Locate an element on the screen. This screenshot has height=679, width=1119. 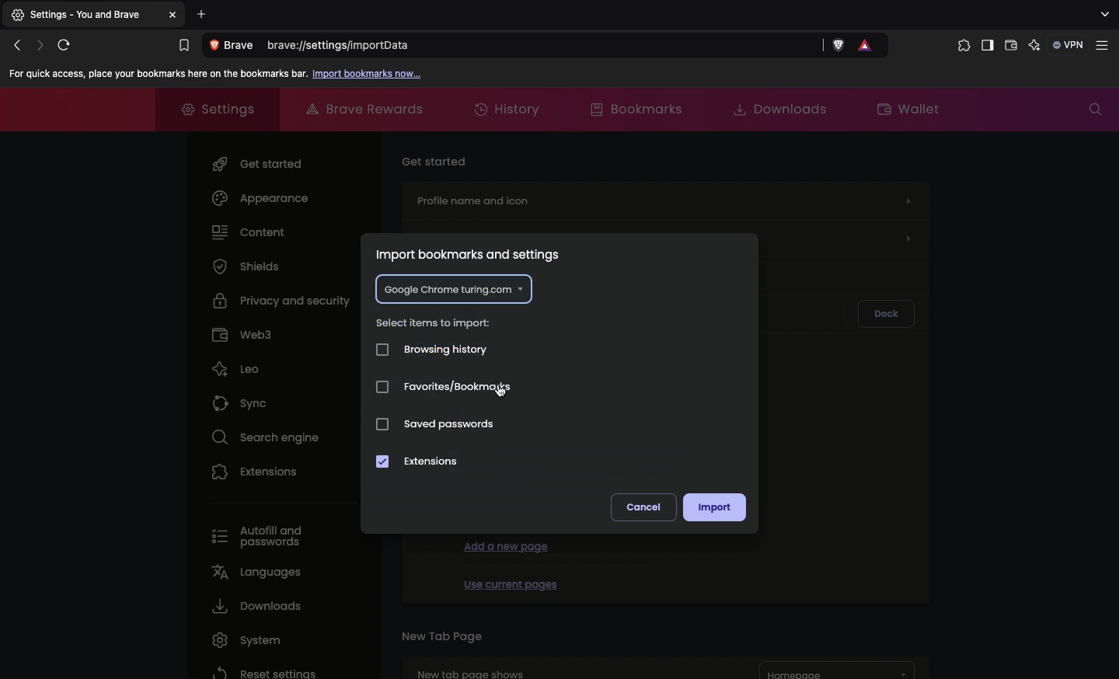
Select items to impact is located at coordinates (435, 323).